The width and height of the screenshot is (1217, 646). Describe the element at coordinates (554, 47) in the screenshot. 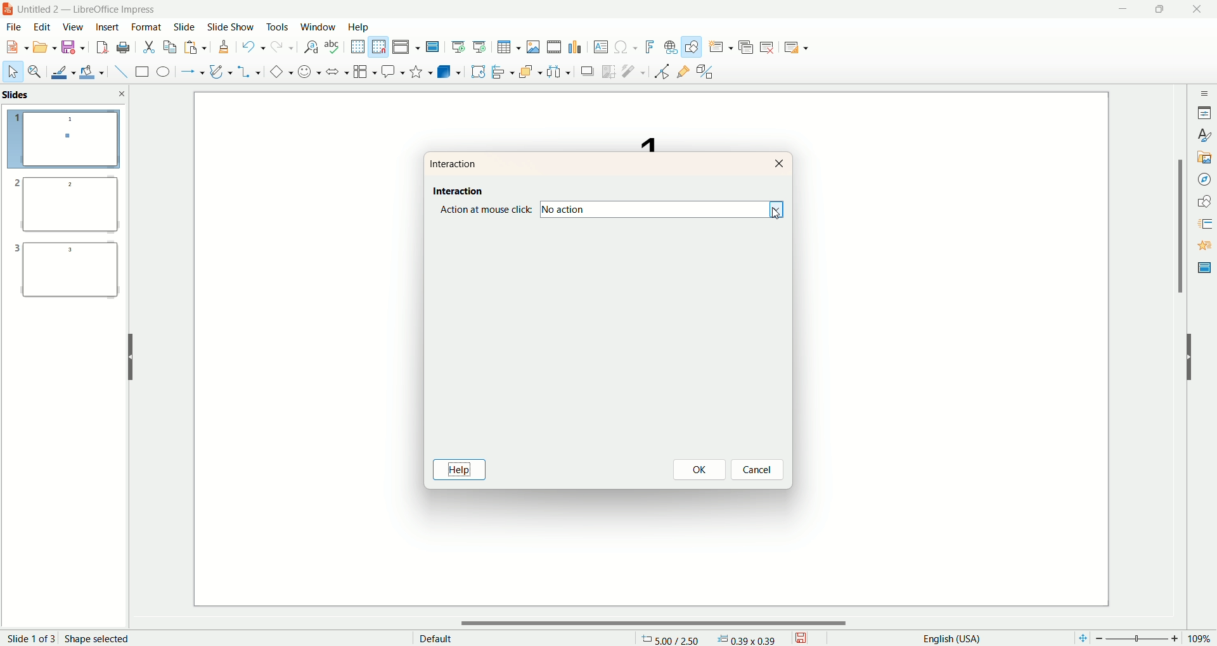

I see `insert audio or video` at that location.